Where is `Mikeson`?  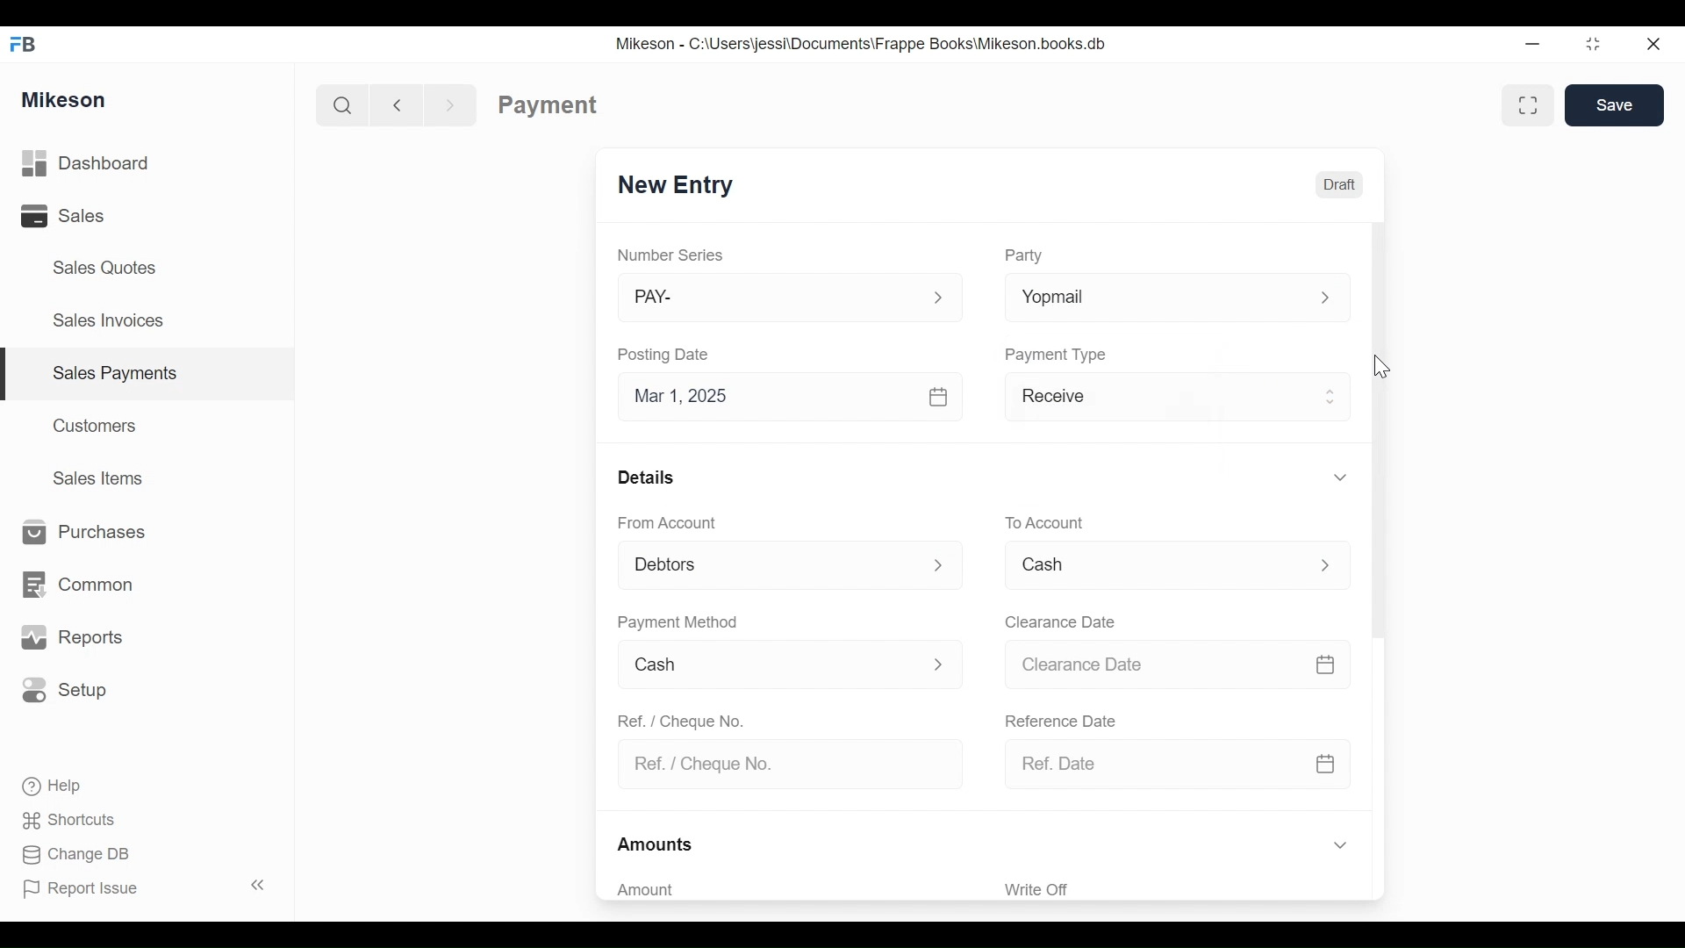
Mikeson is located at coordinates (65, 97).